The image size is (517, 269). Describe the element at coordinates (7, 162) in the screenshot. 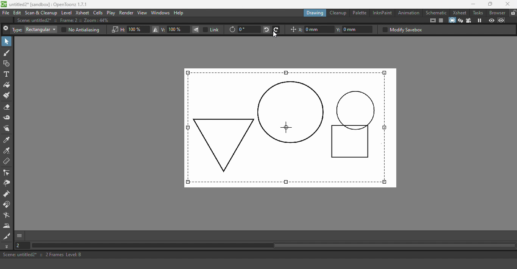

I see `Ruler tool` at that location.